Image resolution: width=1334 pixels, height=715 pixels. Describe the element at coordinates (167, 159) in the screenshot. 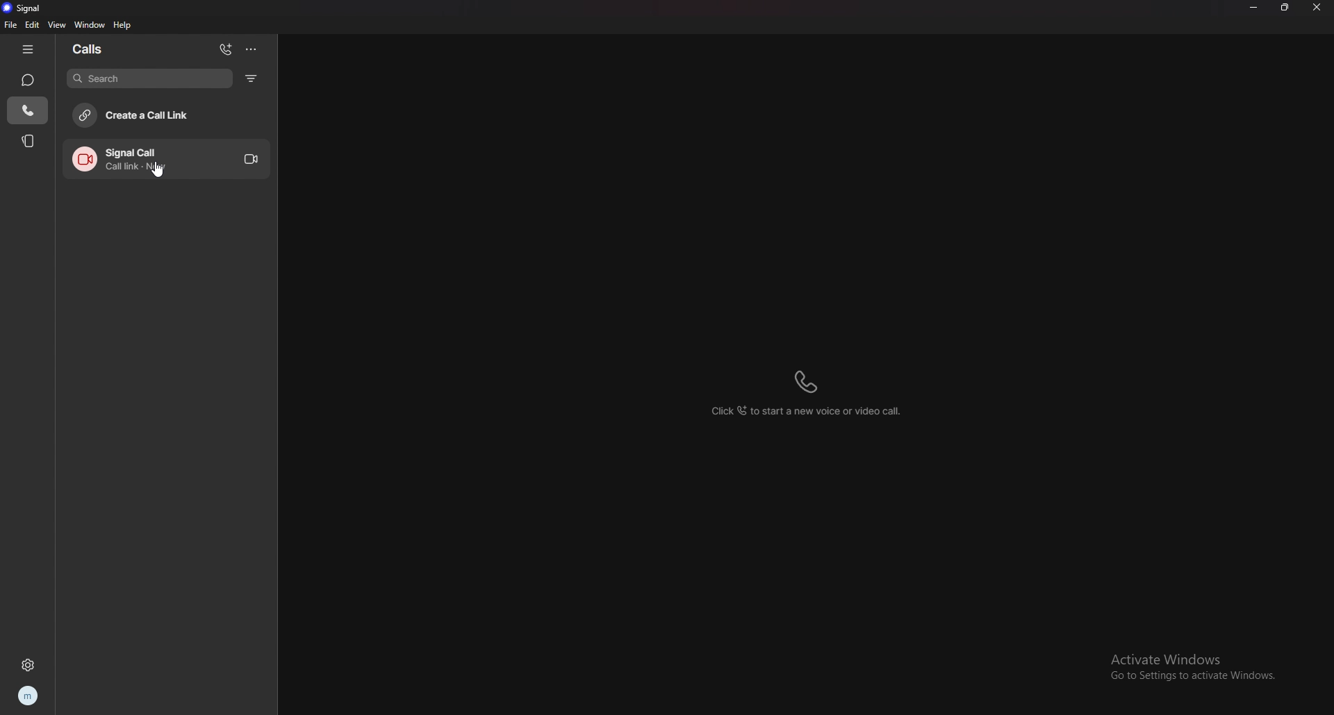

I see `call` at that location.